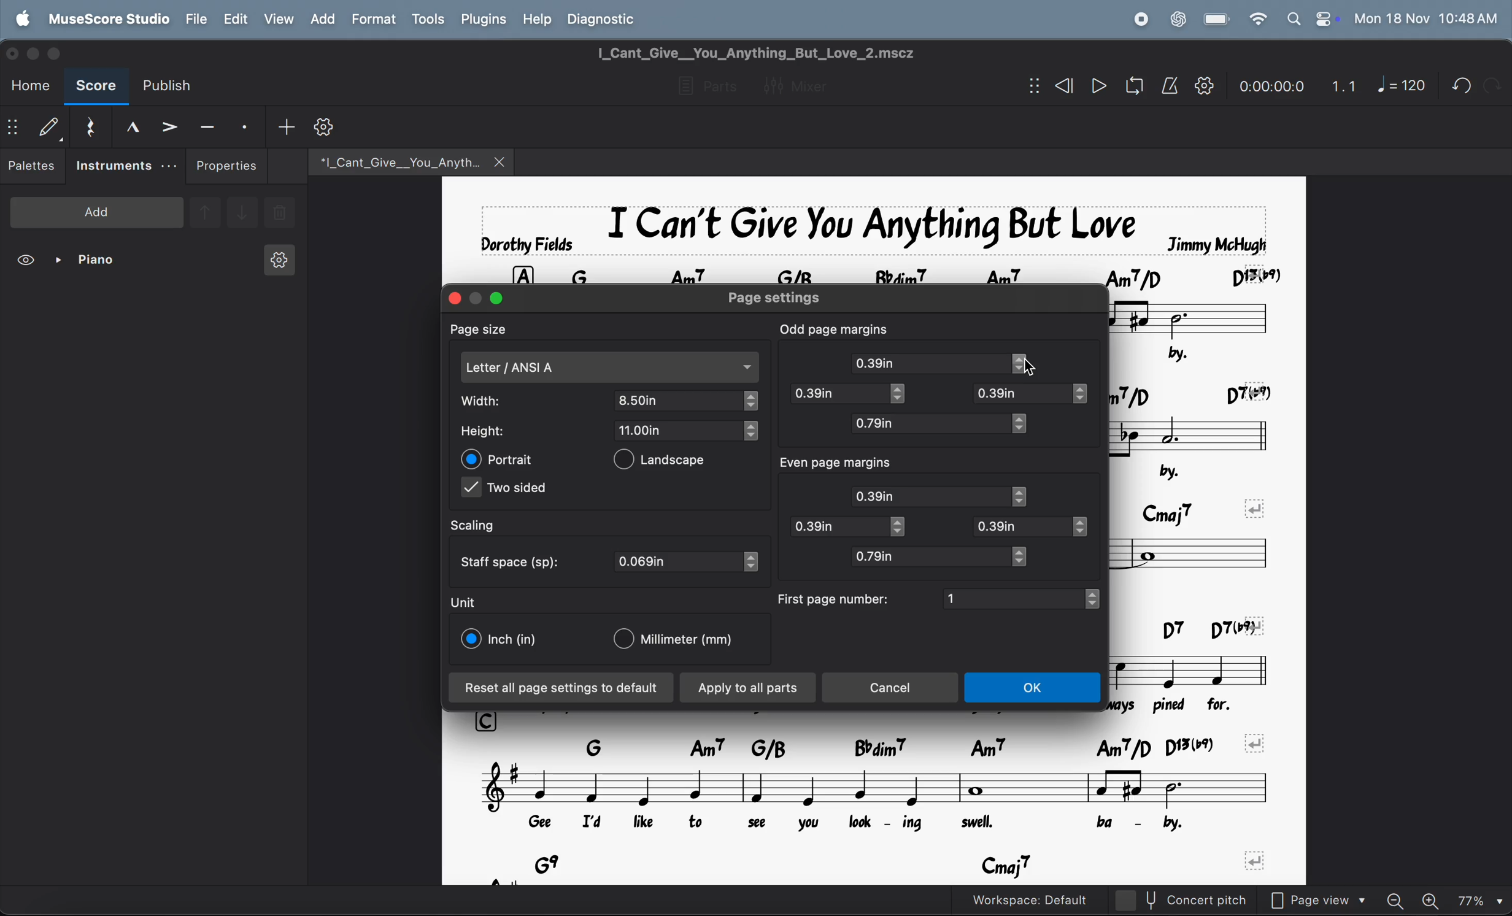 This screenshot has width=1512, height=916. What do you see at coordinates (1097, 599) in the screenshot?
I see `toggle` at bounding box center [1097, 599].